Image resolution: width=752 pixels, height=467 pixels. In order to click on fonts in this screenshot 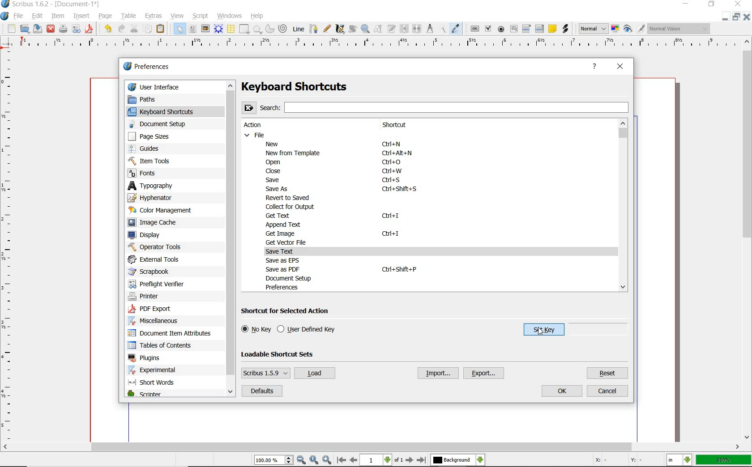, I will do `click(152, 174)`.